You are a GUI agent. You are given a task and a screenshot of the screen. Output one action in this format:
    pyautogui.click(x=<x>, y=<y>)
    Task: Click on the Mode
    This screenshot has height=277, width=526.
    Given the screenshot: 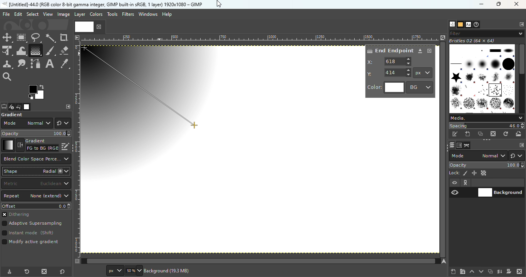 What is the action you would take?
    pyautogui.click(x=27, y=123)
    